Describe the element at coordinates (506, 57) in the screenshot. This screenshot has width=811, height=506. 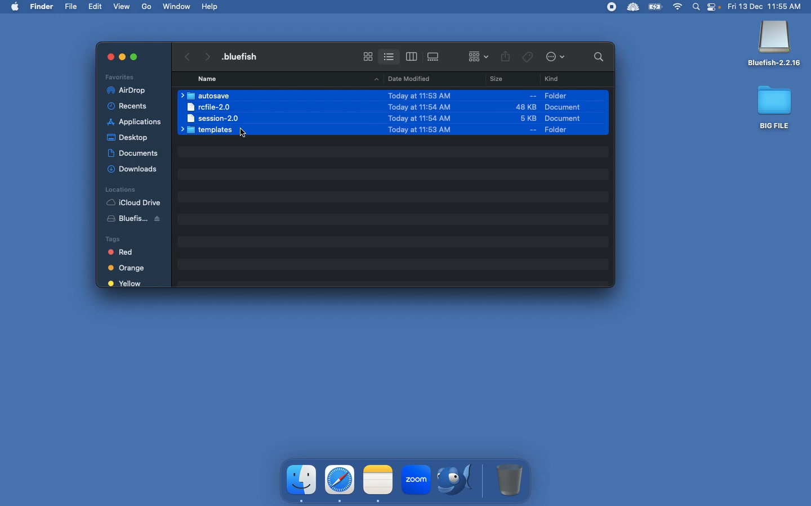
I see `share` at that location.